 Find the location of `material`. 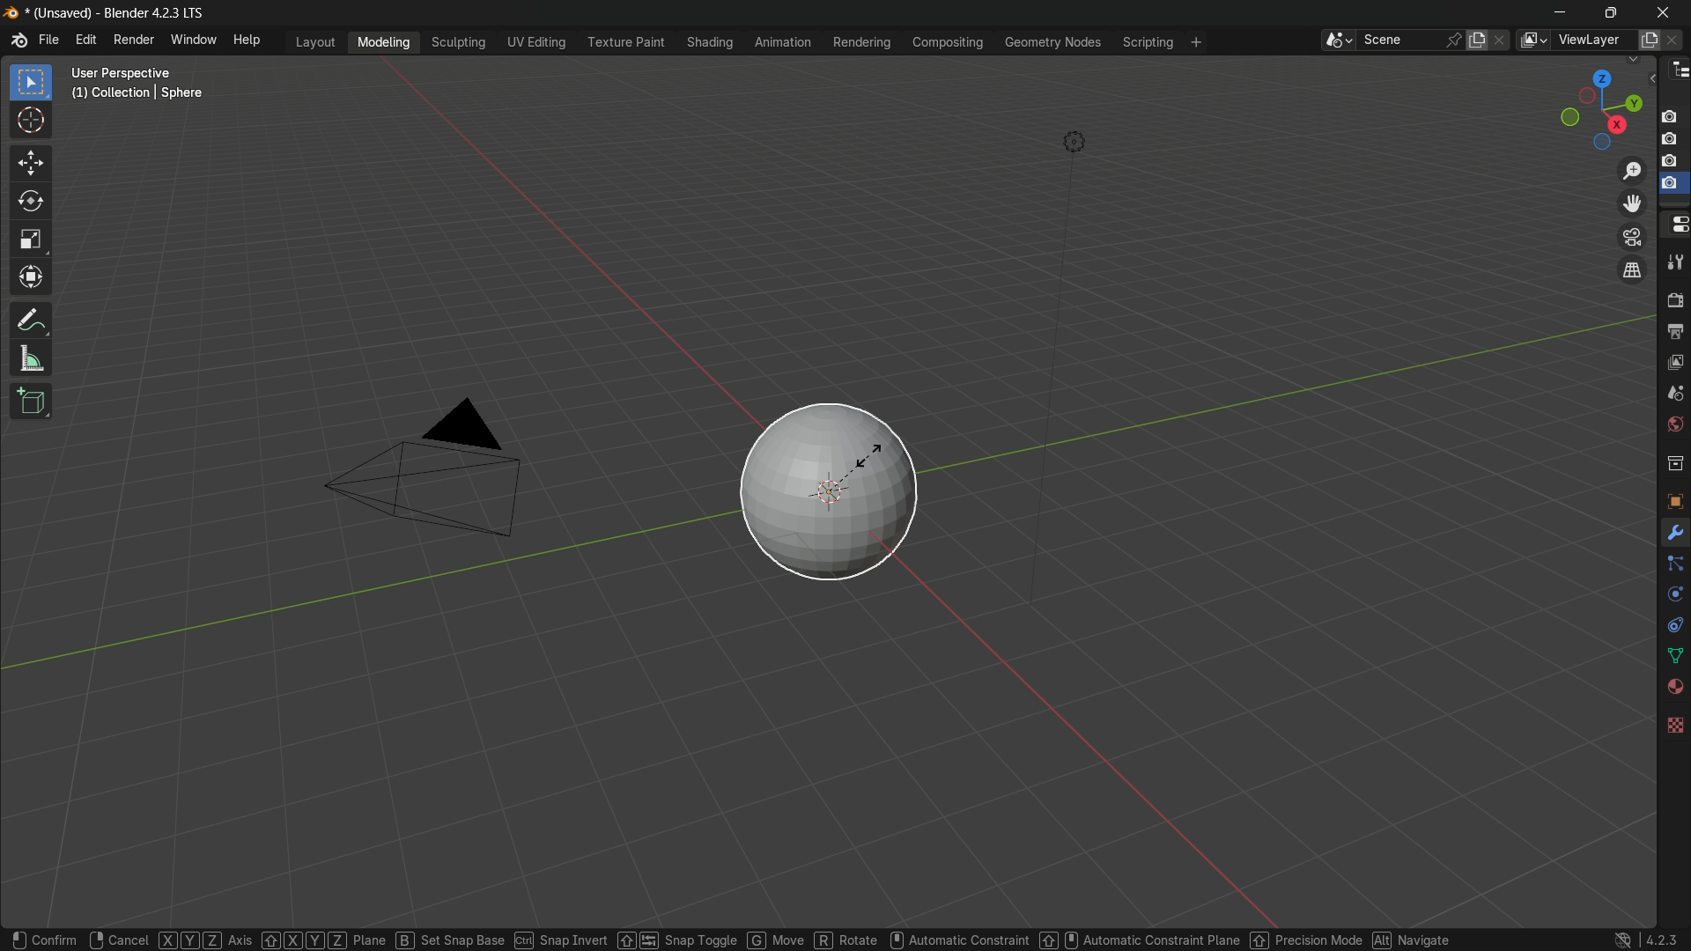

material is located at coordinates (1674, 687).